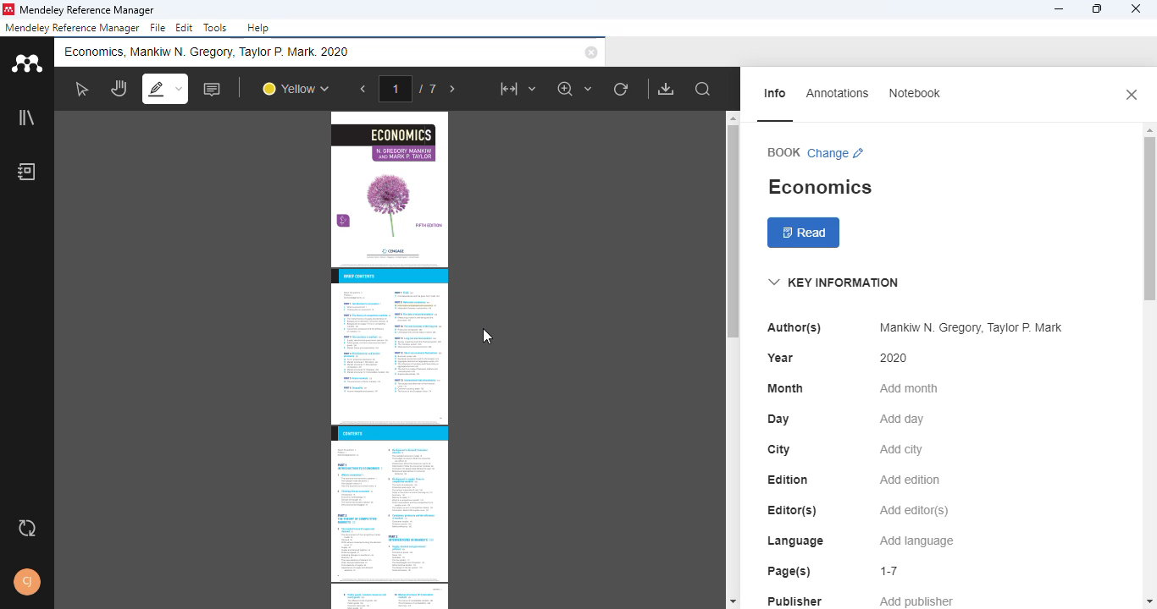  Describe the element at coordinates (778, 449) in the screenshot. I see `city` at that location.